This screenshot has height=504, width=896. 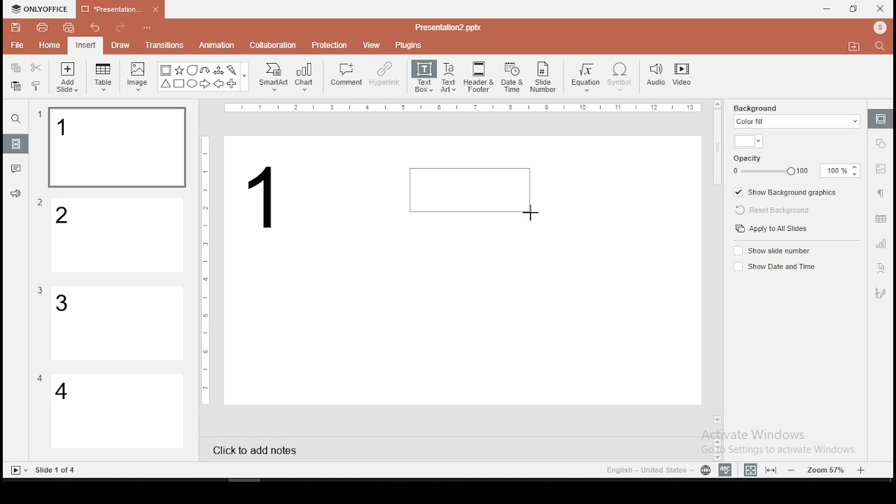 What do you see at coordinates (372, 44) in the screenshot?
I see `view` at bounding box center [372, 44].